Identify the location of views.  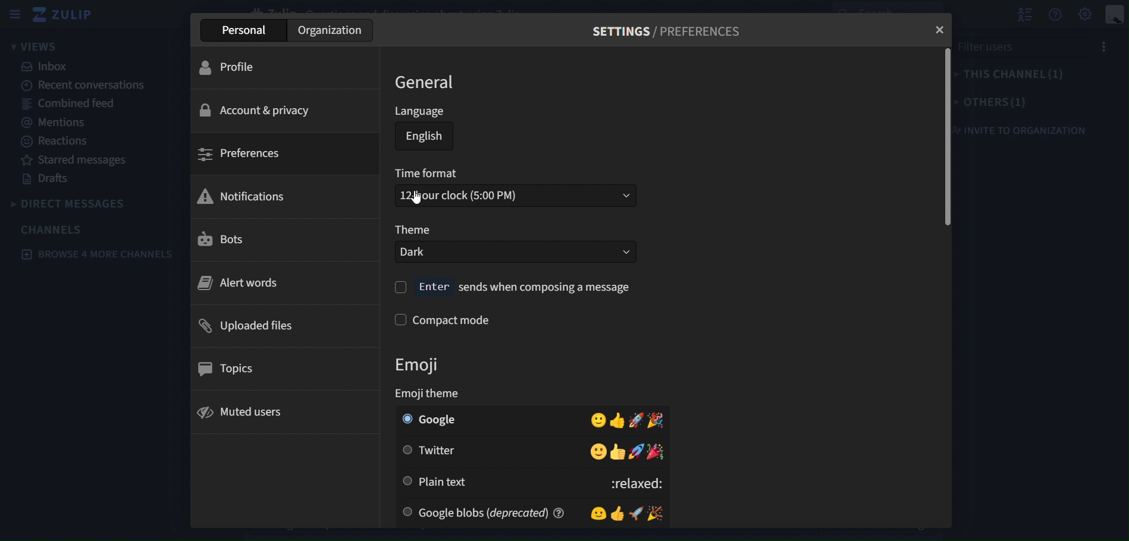
(35, 45).